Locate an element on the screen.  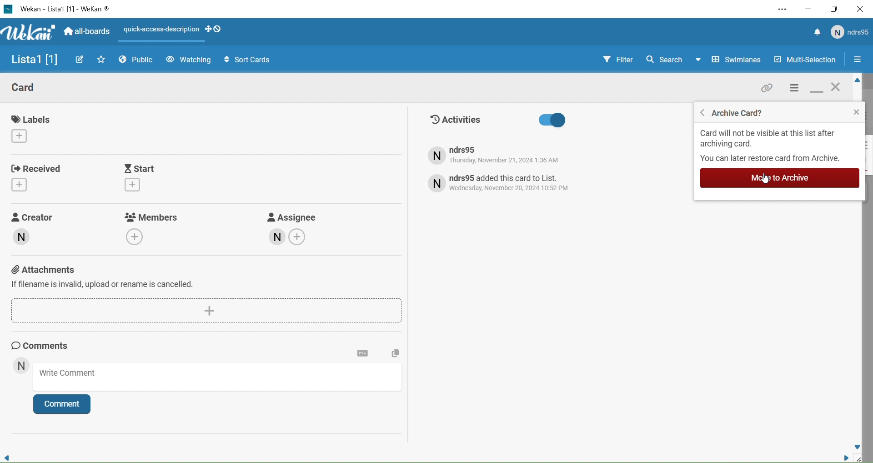
Wekan is located at coordinates (30, 35).